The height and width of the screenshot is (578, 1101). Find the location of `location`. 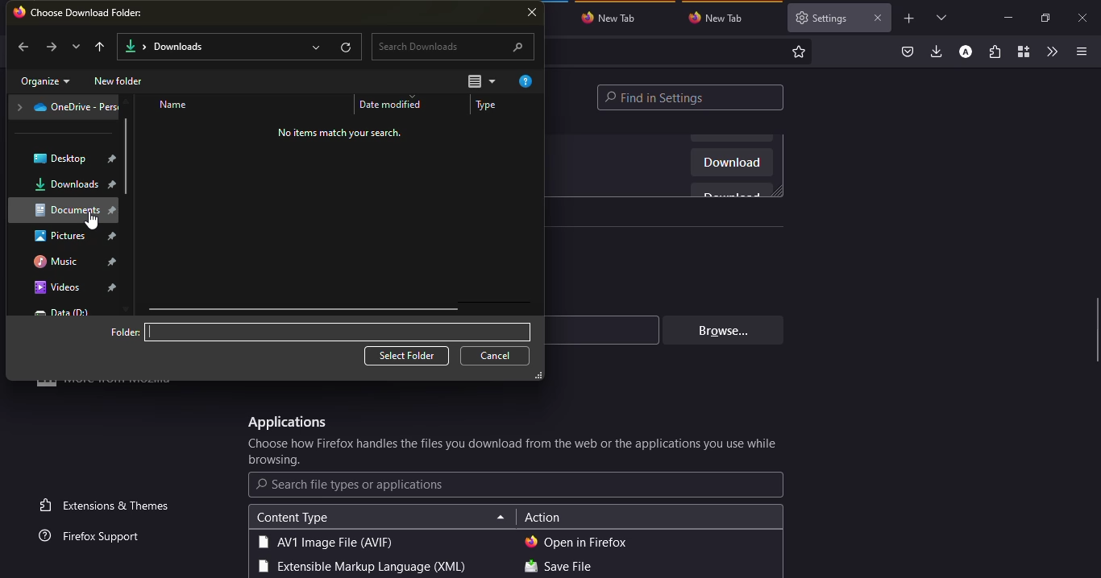

location is located at coordinates (208, 332).